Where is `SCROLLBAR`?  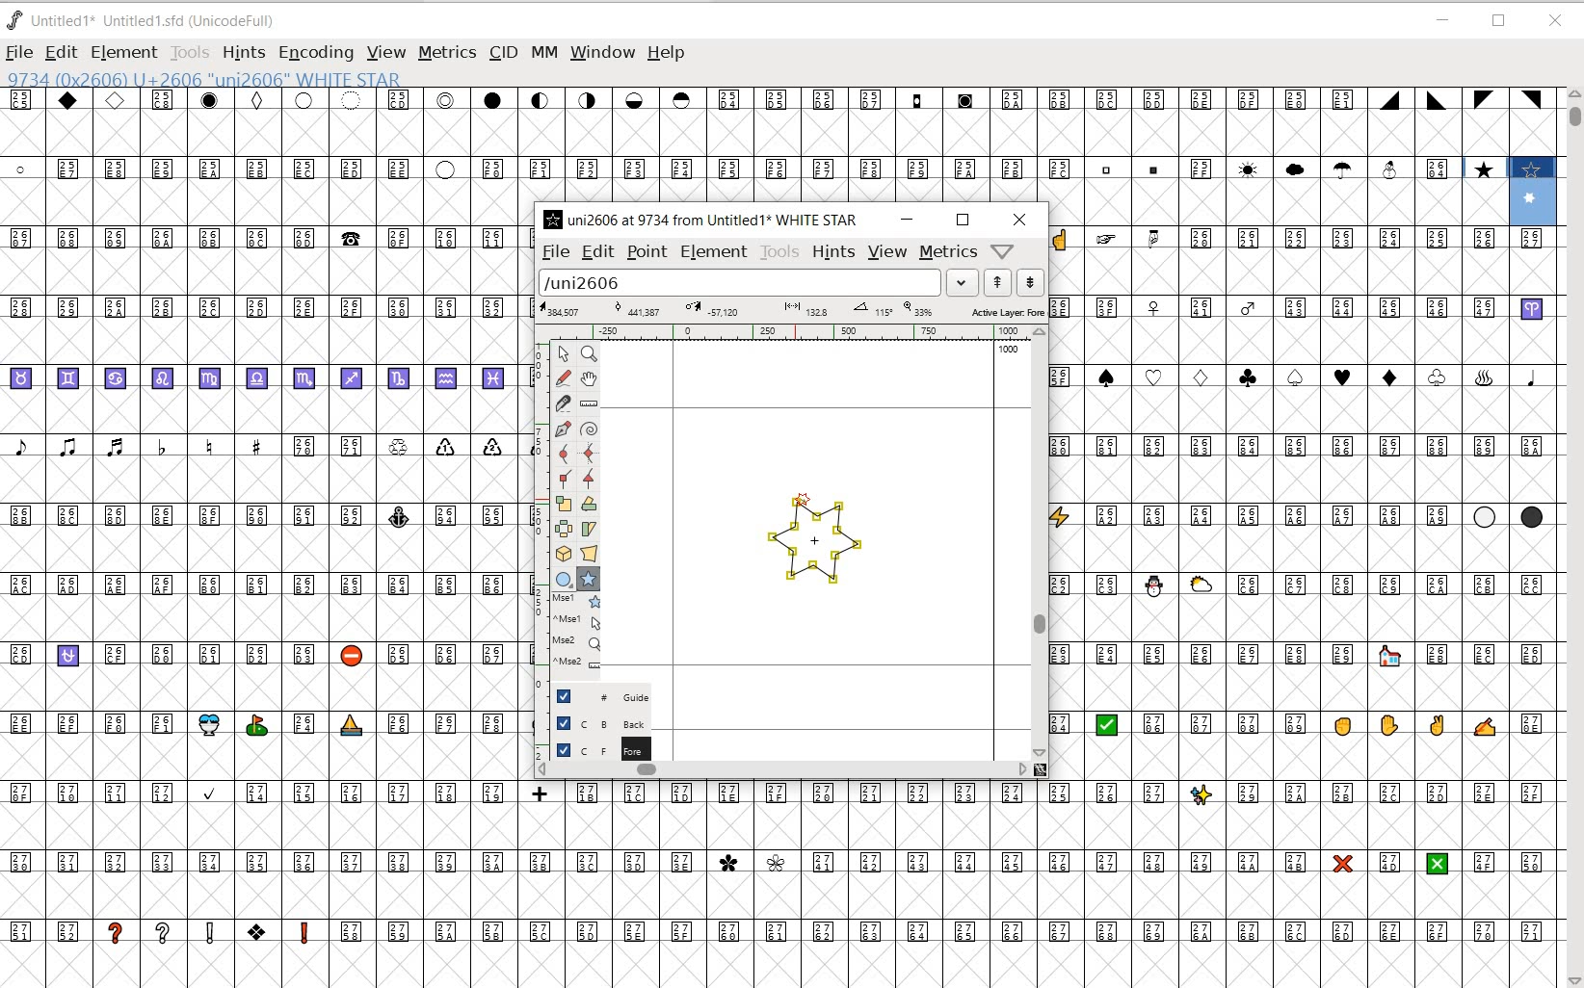
SCROLLBAR is located at coordinates (790, 771).